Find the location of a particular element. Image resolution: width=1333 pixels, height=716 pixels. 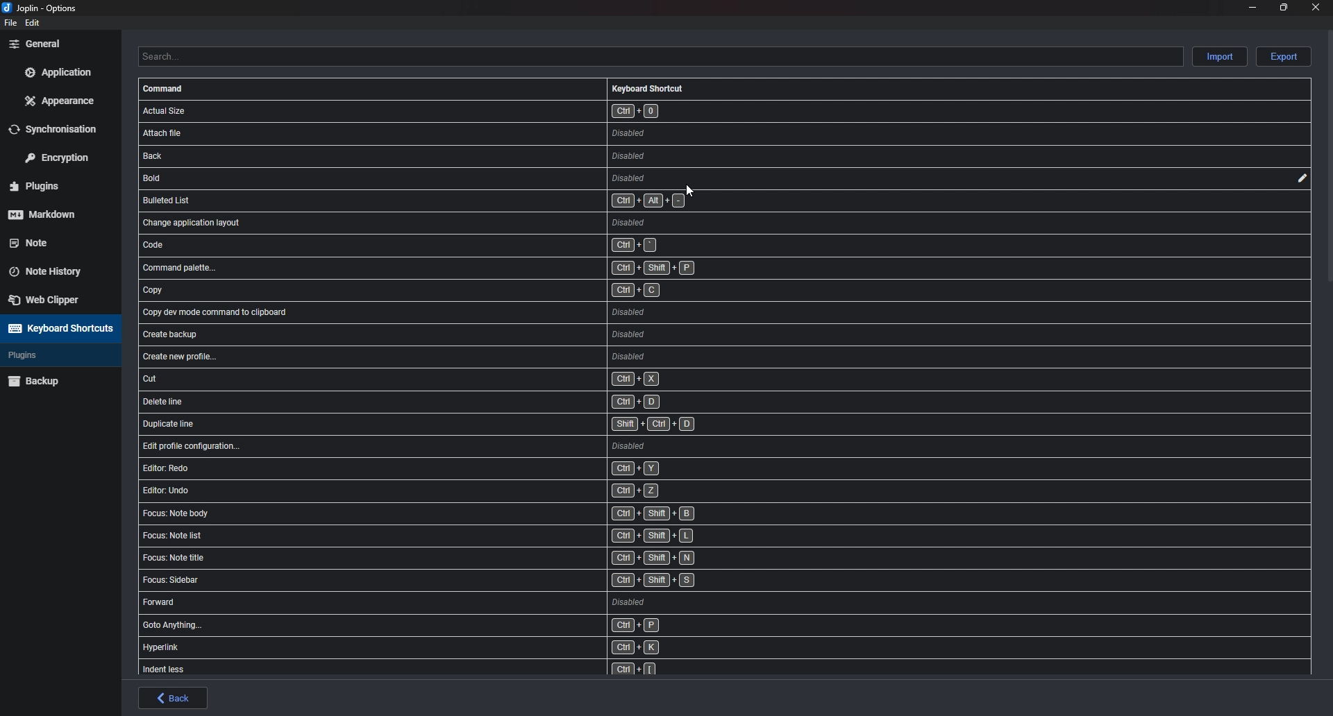

shortcut is located at coordinates (460, 627).